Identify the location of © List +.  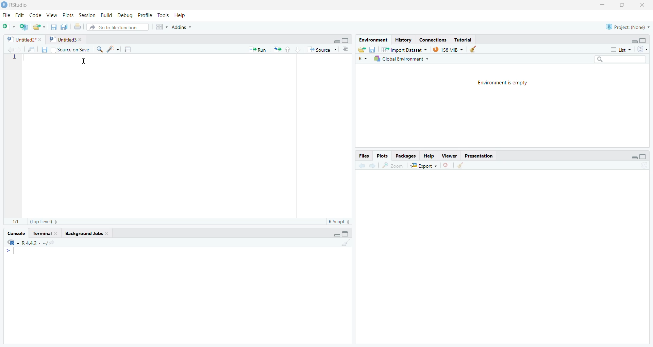
(621, 49).